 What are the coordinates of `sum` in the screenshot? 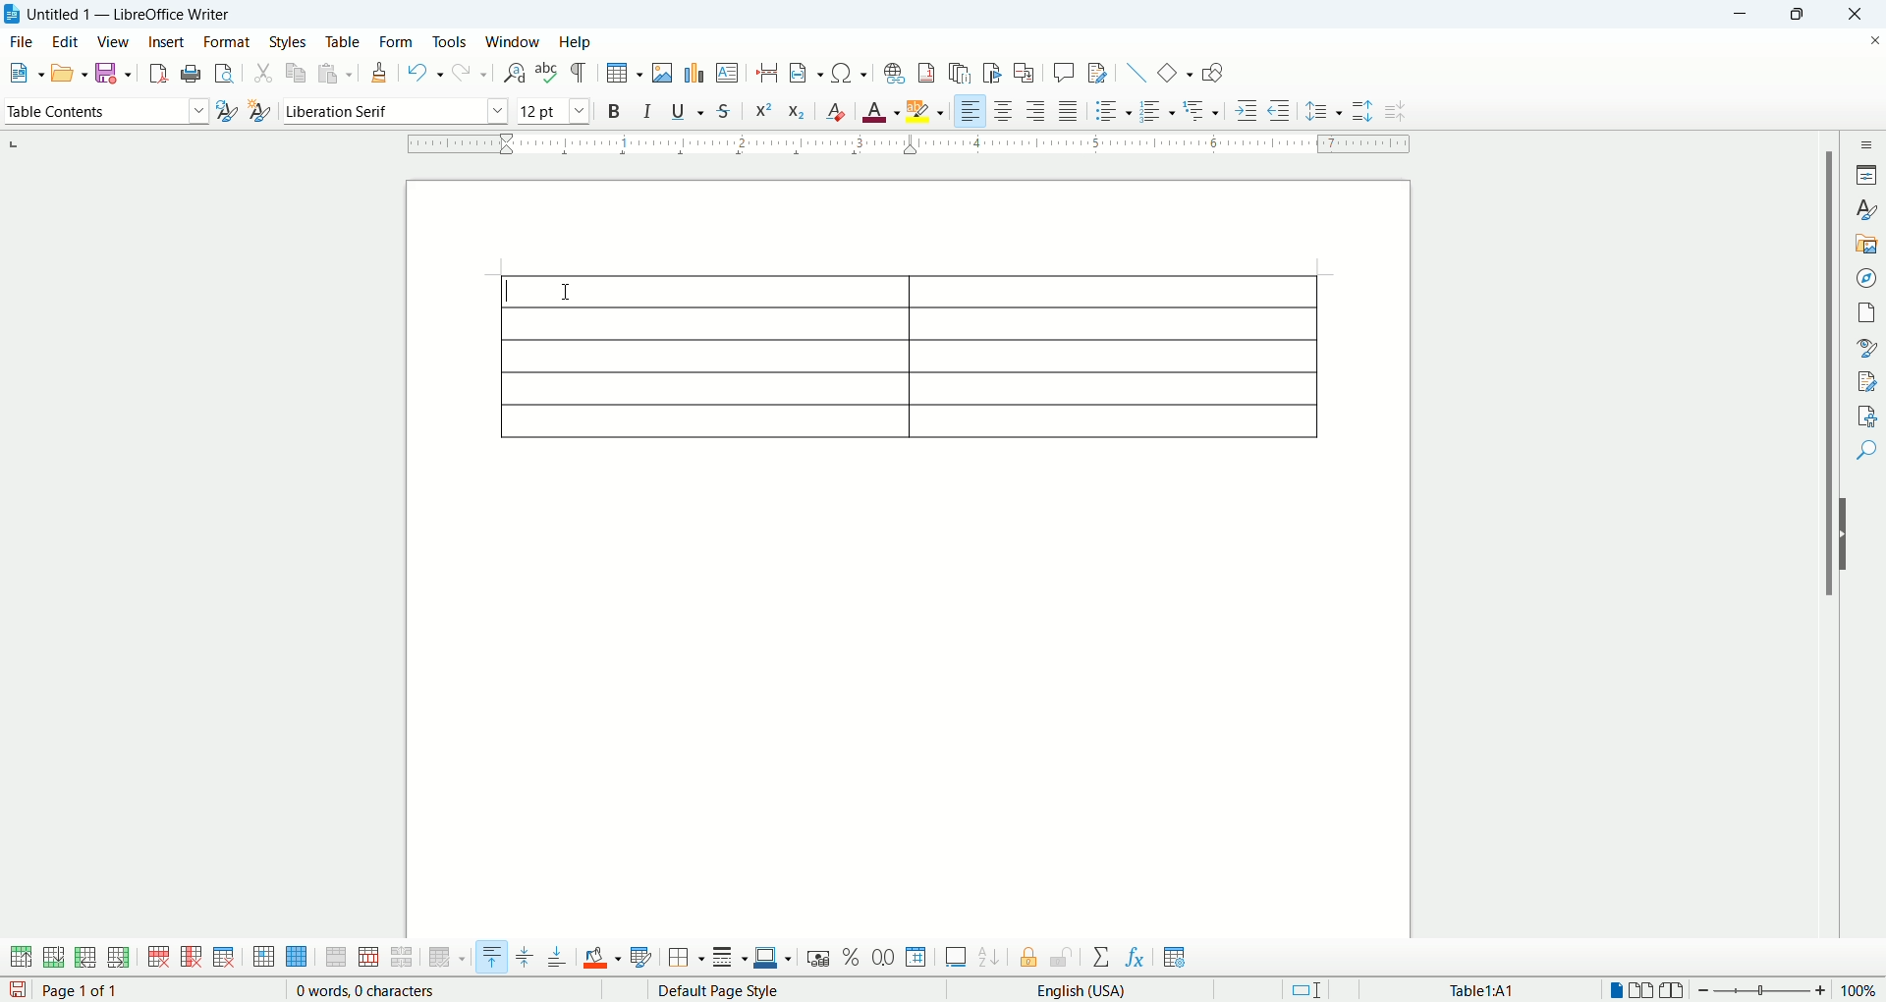 It's located at (1104, 958).